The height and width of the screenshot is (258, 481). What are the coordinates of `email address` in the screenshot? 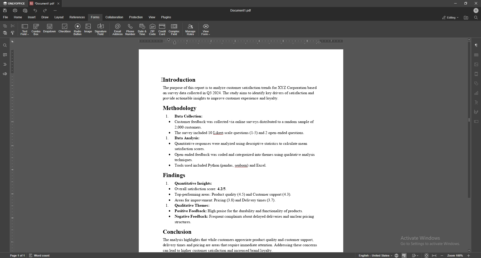 It's located at (118, 29).